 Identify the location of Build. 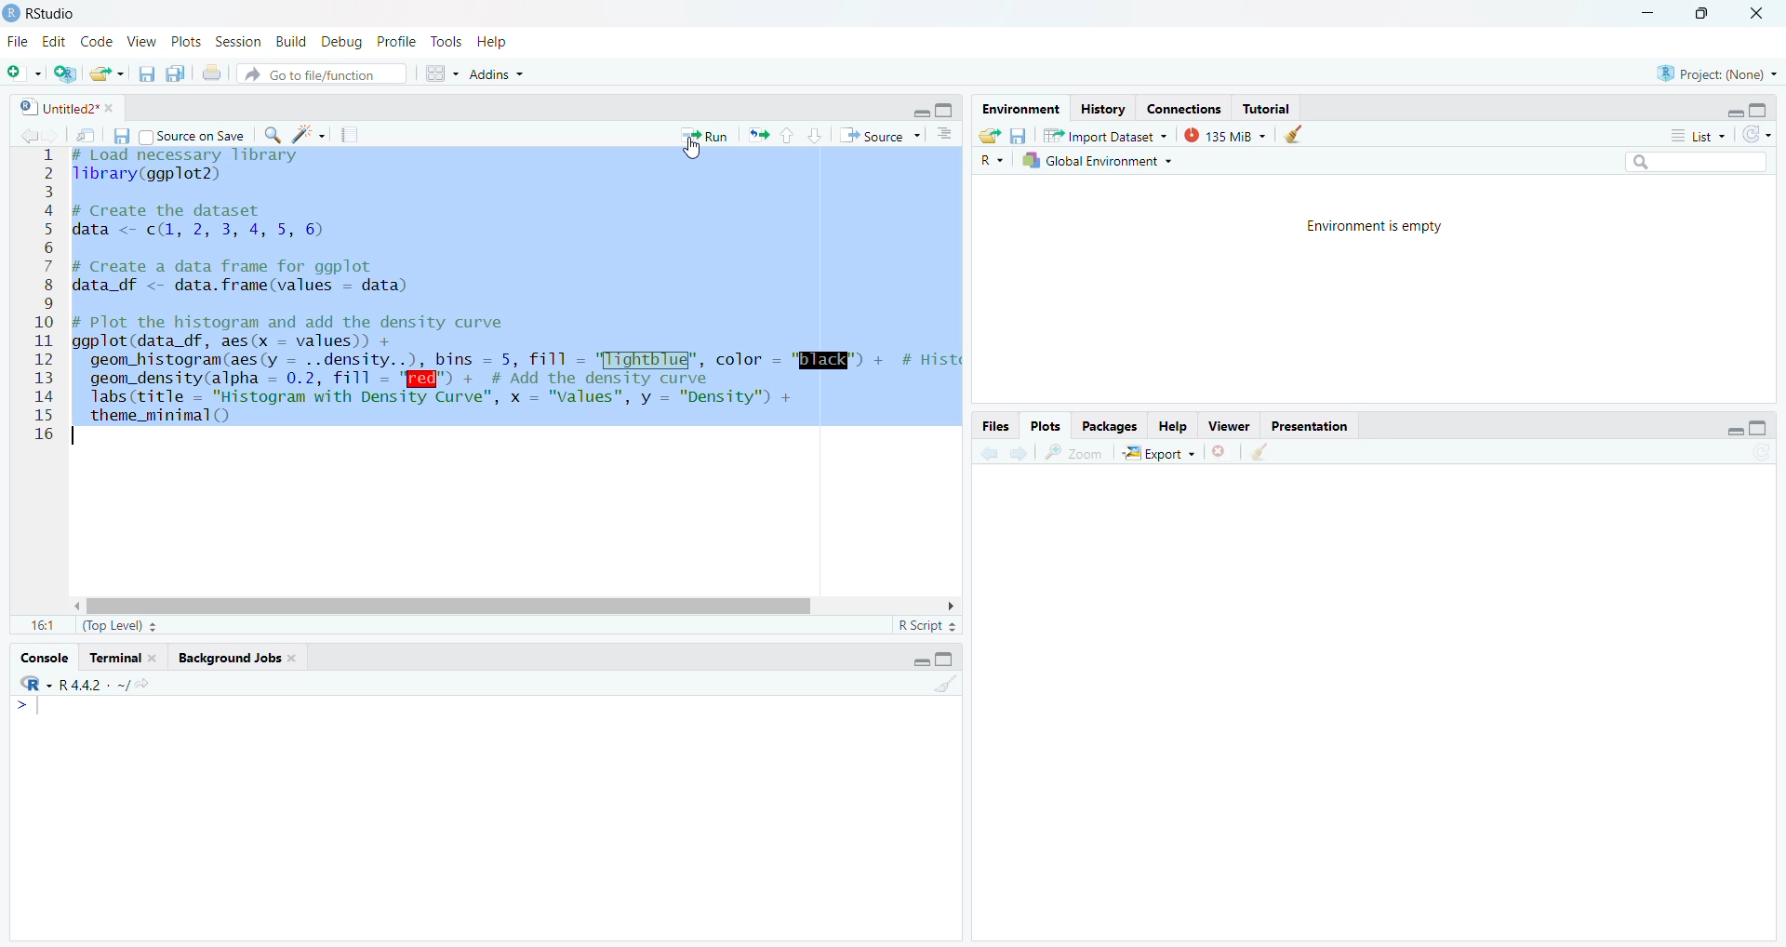
(289, 40).